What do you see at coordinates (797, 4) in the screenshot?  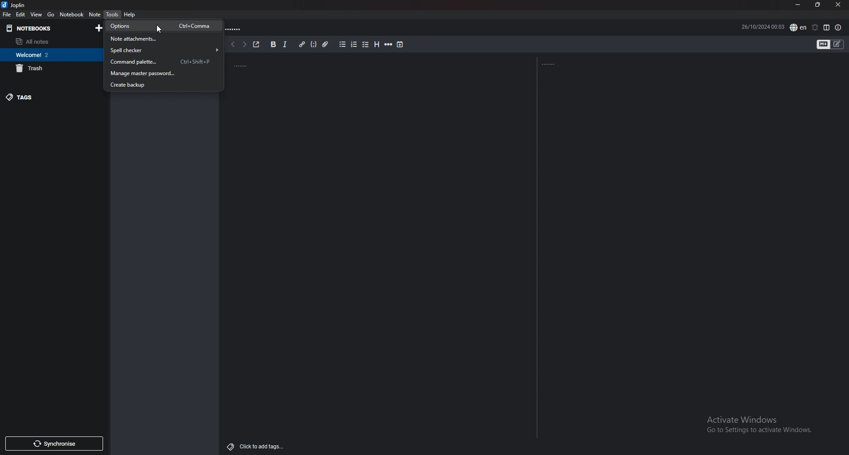 I see `minimize` at bounding box center [797, 4].